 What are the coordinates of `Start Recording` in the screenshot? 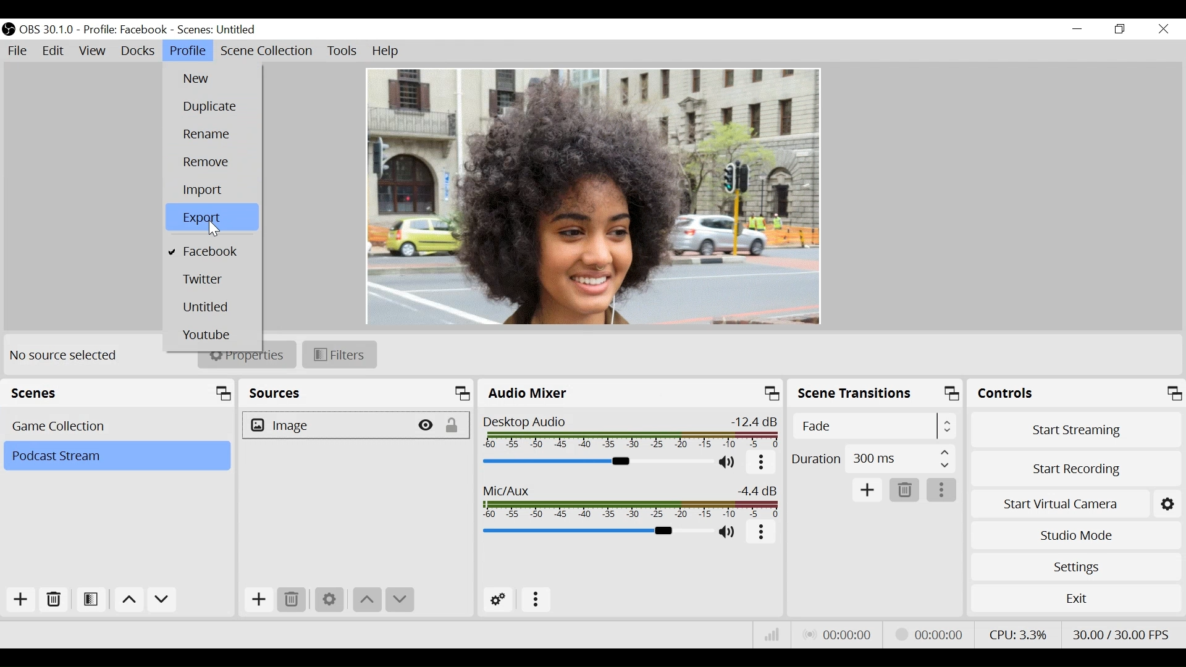 It's located at (1077, 468).